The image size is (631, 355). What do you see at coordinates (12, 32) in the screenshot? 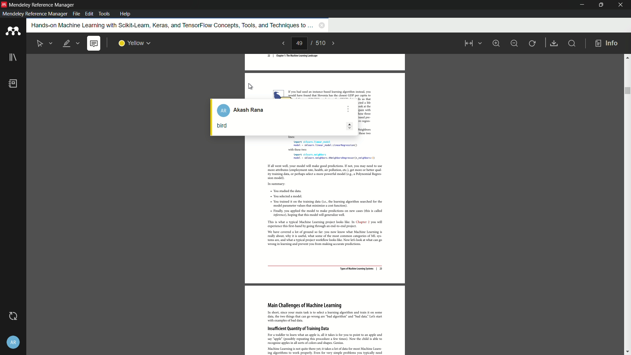
I see `app icon` at bounding box center [12, 32].